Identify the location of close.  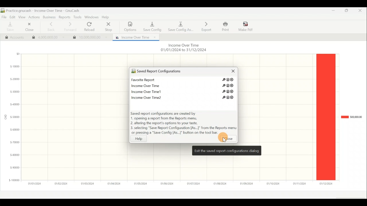
(228, 139).